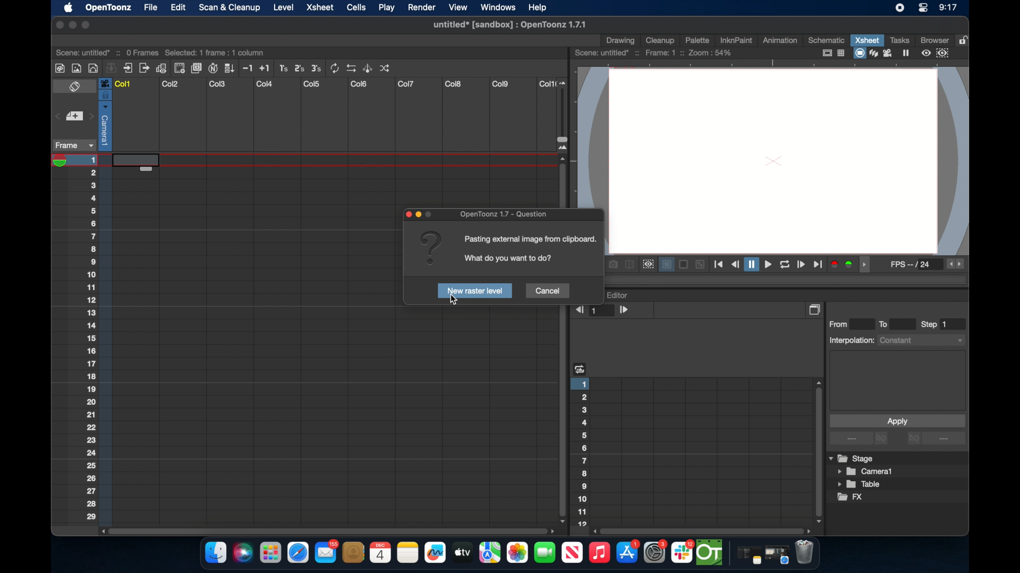  What do you see at coordinates (682, 264) in the screenshot?
I see `backgrounds` at bounding box center [682, 264].